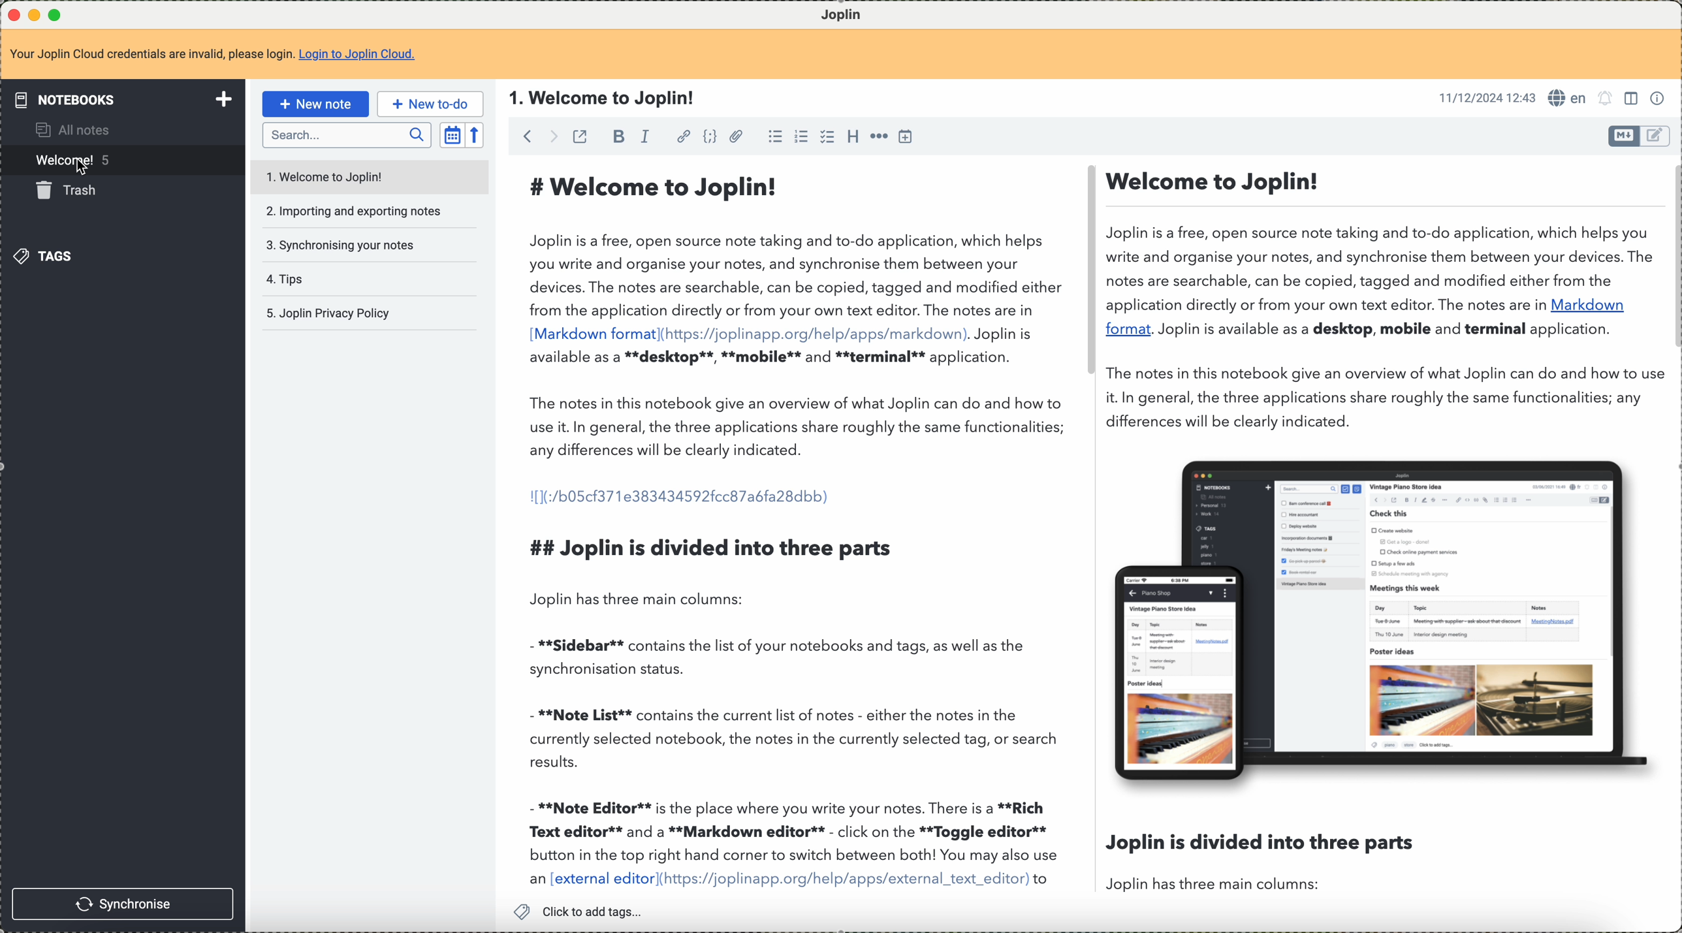 The height and width of the screenshot is (933, 1682). What do you see at coordinates (736, 136) in the screenshot?
I see `attach file` at bounding box center [736, 136].